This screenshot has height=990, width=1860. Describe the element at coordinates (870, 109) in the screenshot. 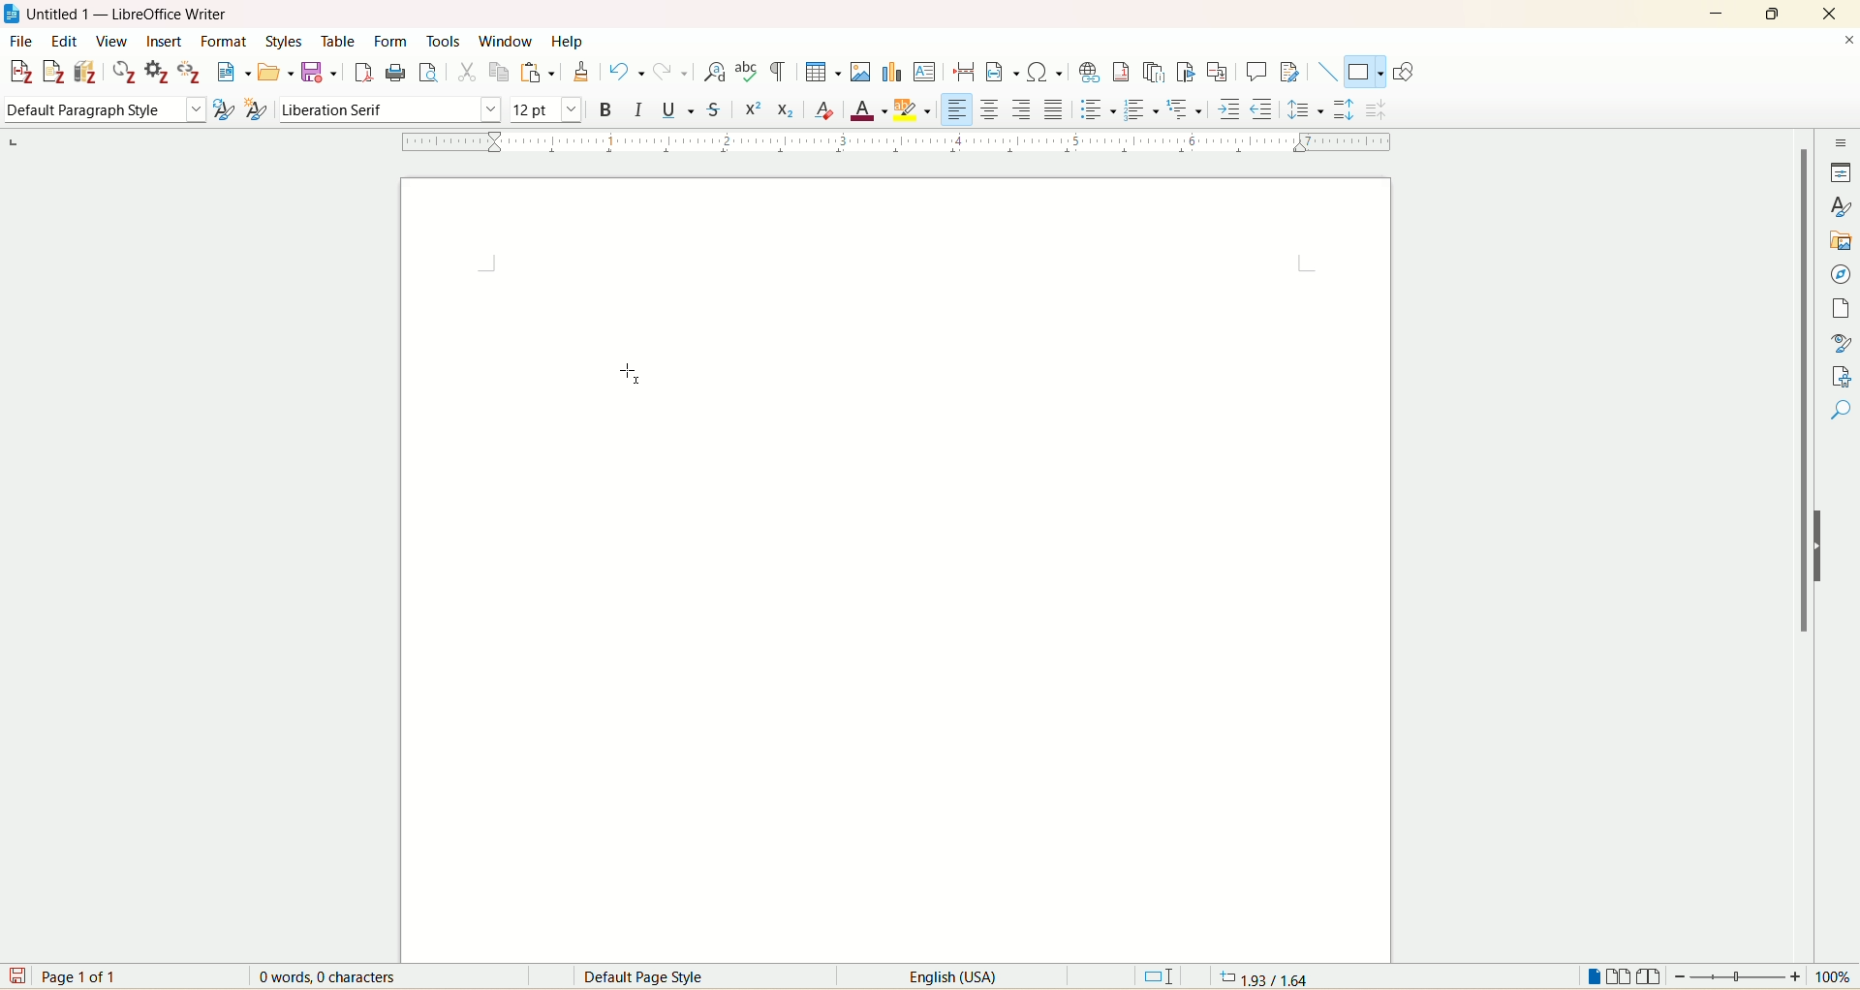

I see `font color` at that location.